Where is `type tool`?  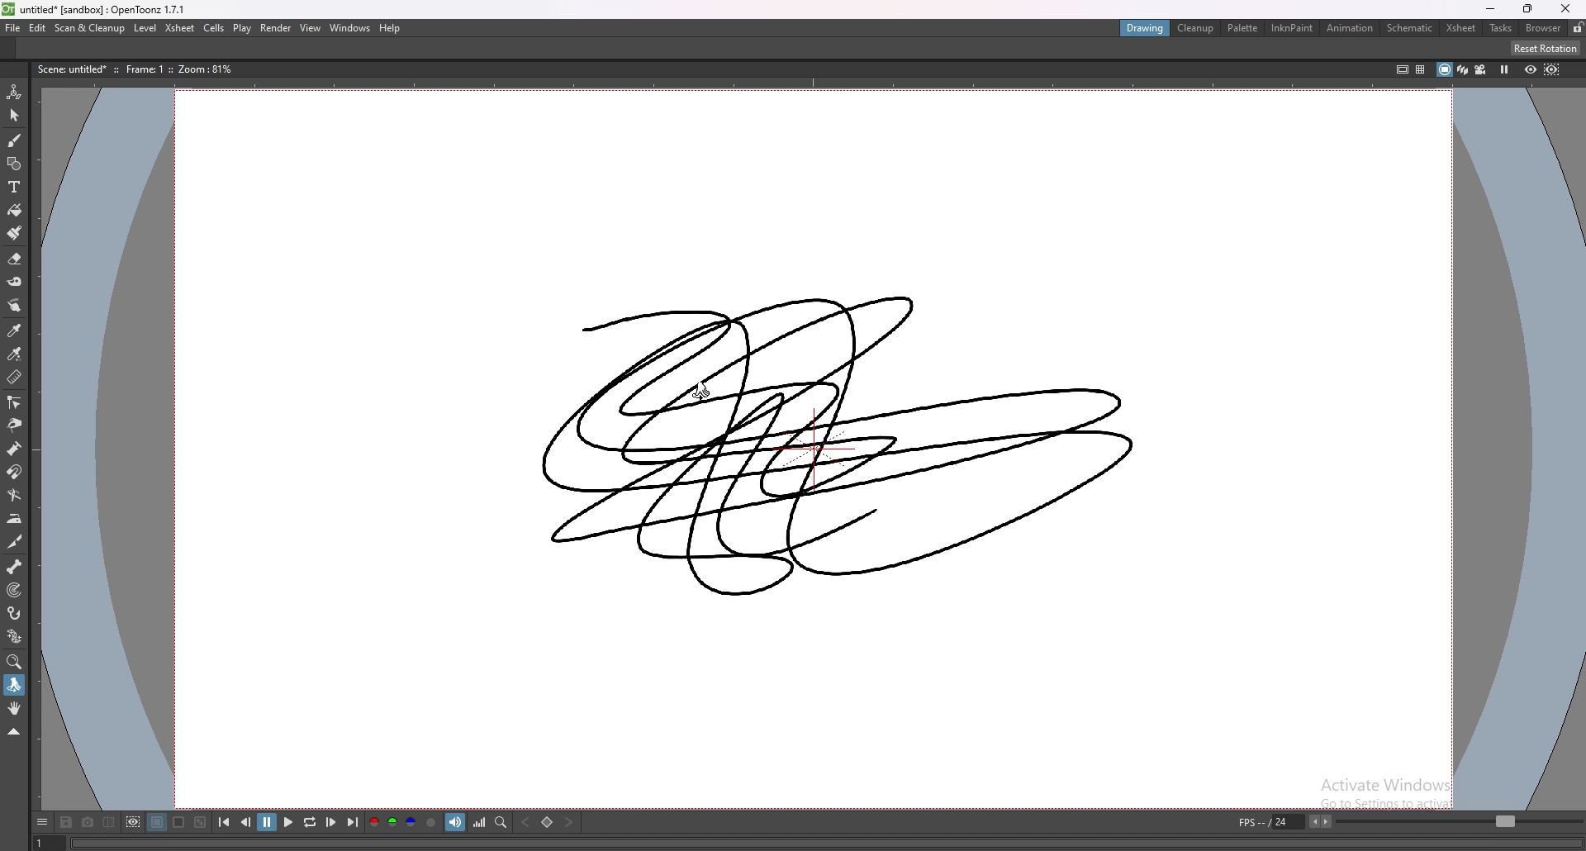
type tool is located at coordinates (14, 186).